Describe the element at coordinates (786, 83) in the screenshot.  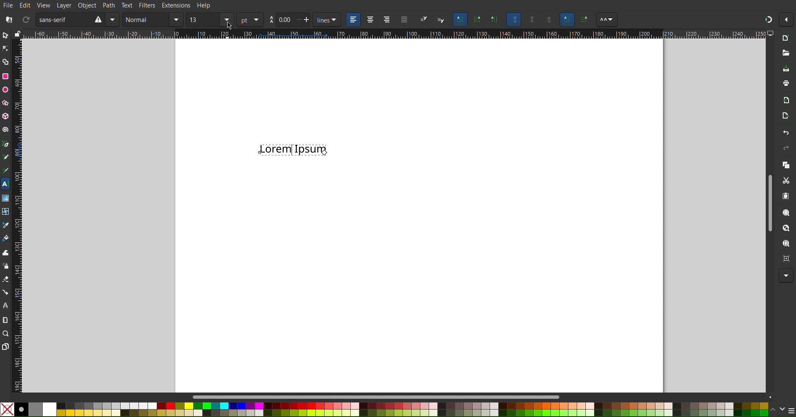
I see `Print` at that location.